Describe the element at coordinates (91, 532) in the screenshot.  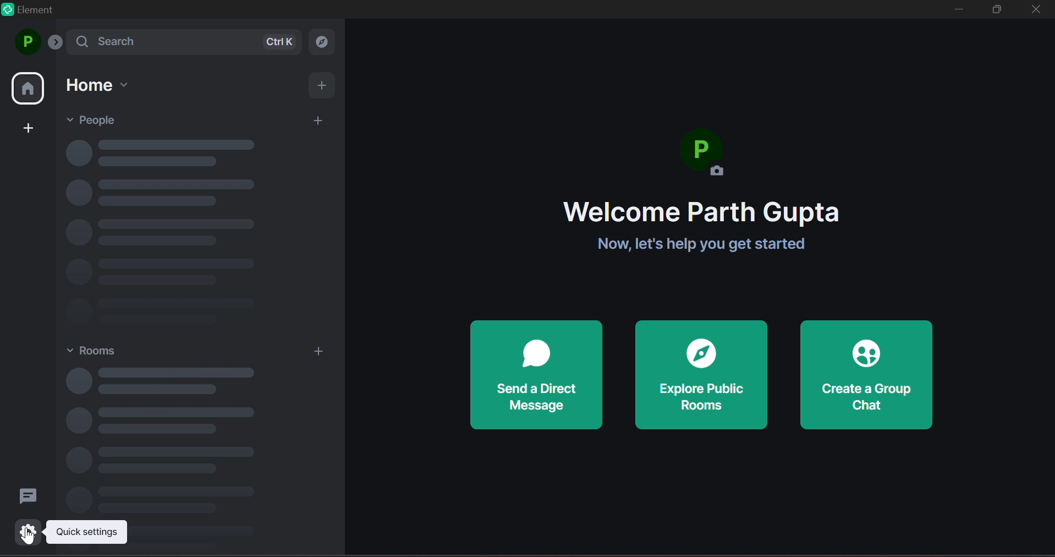
I see `quick settings` at that location.